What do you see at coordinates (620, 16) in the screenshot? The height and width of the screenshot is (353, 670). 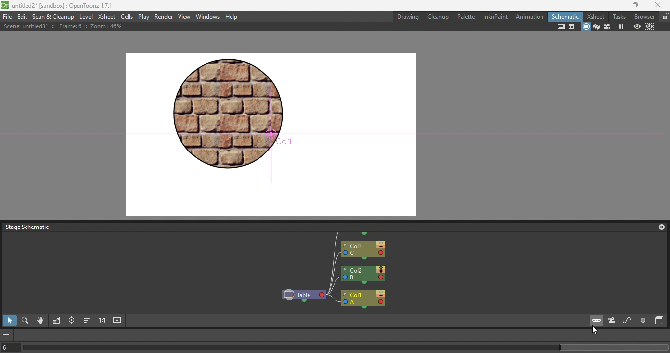 I see `Tasks` at bounding box center [620, 16].